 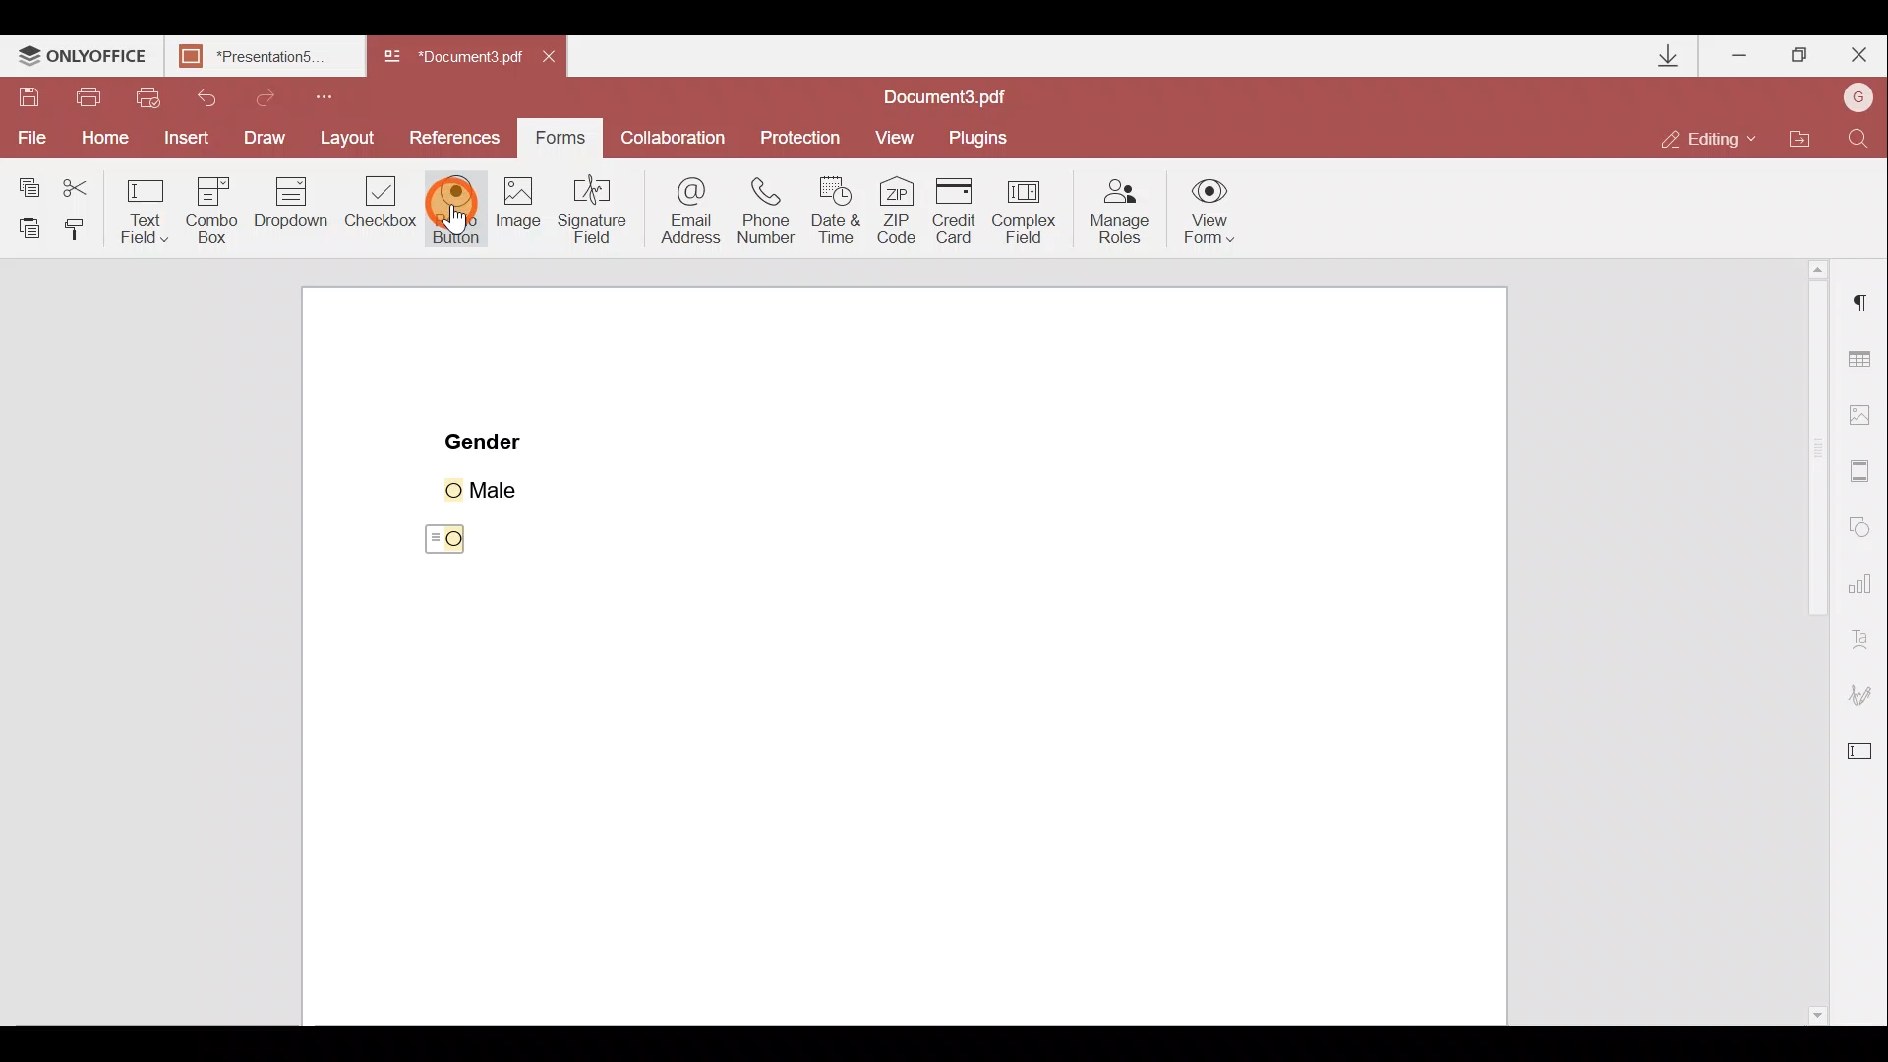 What do you see at coordinates (1716, 131) in the screenshot?
I see `Editing mode` at bounding box center [1716, 131].